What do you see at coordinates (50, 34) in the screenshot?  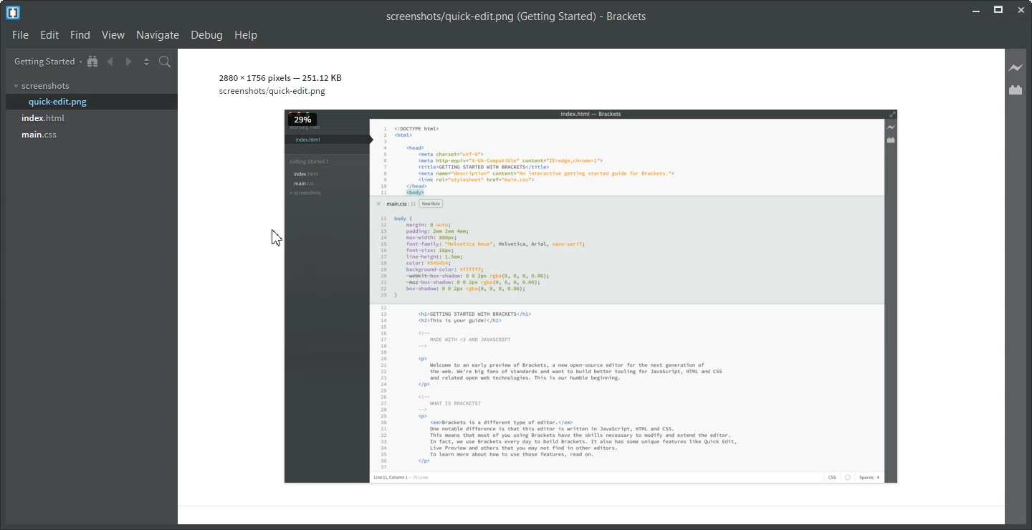 I see `Edit` at bounding box center [50, 34].